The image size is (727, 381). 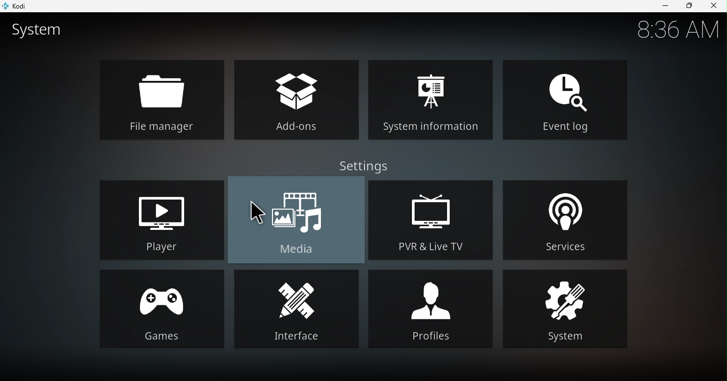 I want to click on Event log, so click(x=563, y=98).